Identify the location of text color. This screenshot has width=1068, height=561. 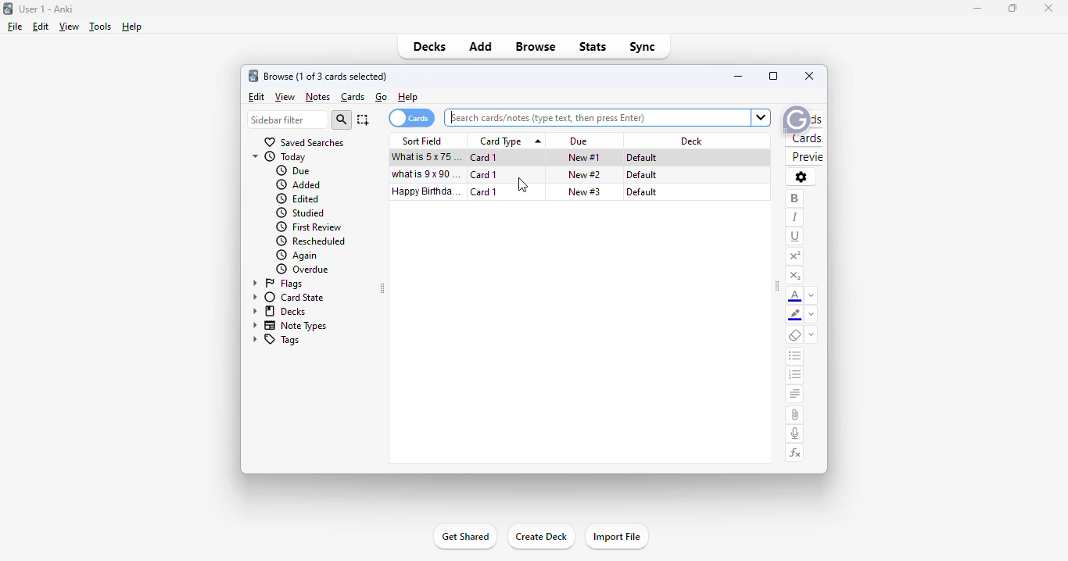
(797, 295).